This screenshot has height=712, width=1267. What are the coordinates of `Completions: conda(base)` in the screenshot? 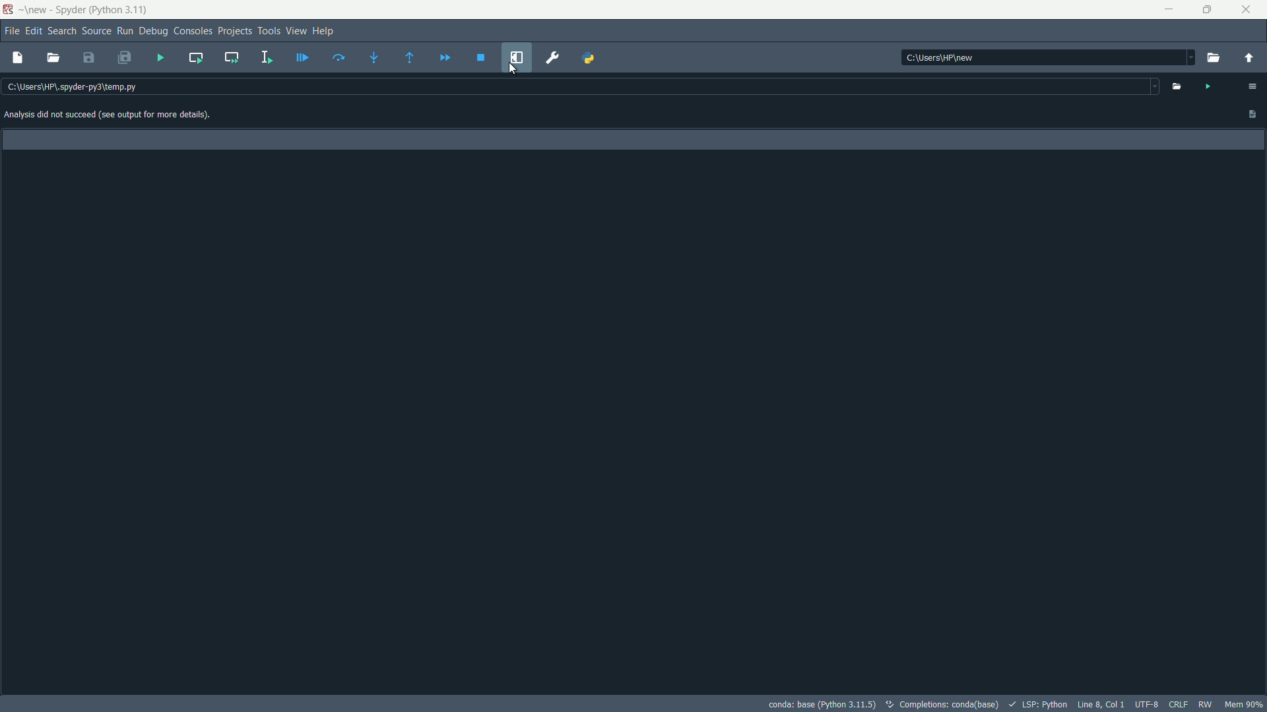 It's located at (946, 703).